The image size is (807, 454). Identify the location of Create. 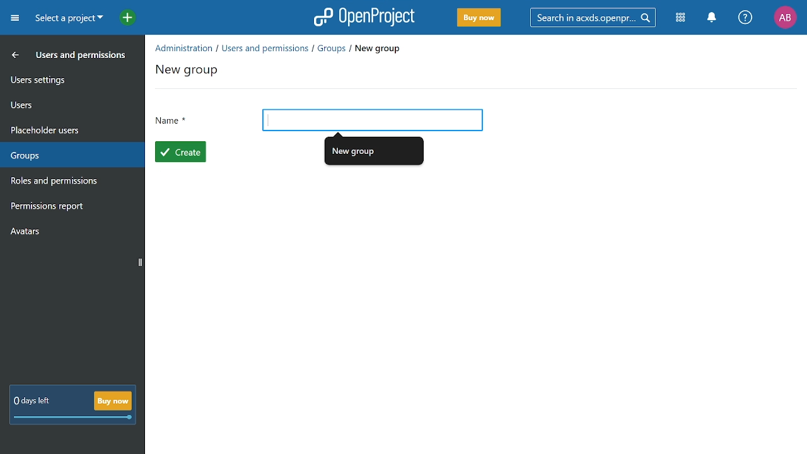
(180, 151).